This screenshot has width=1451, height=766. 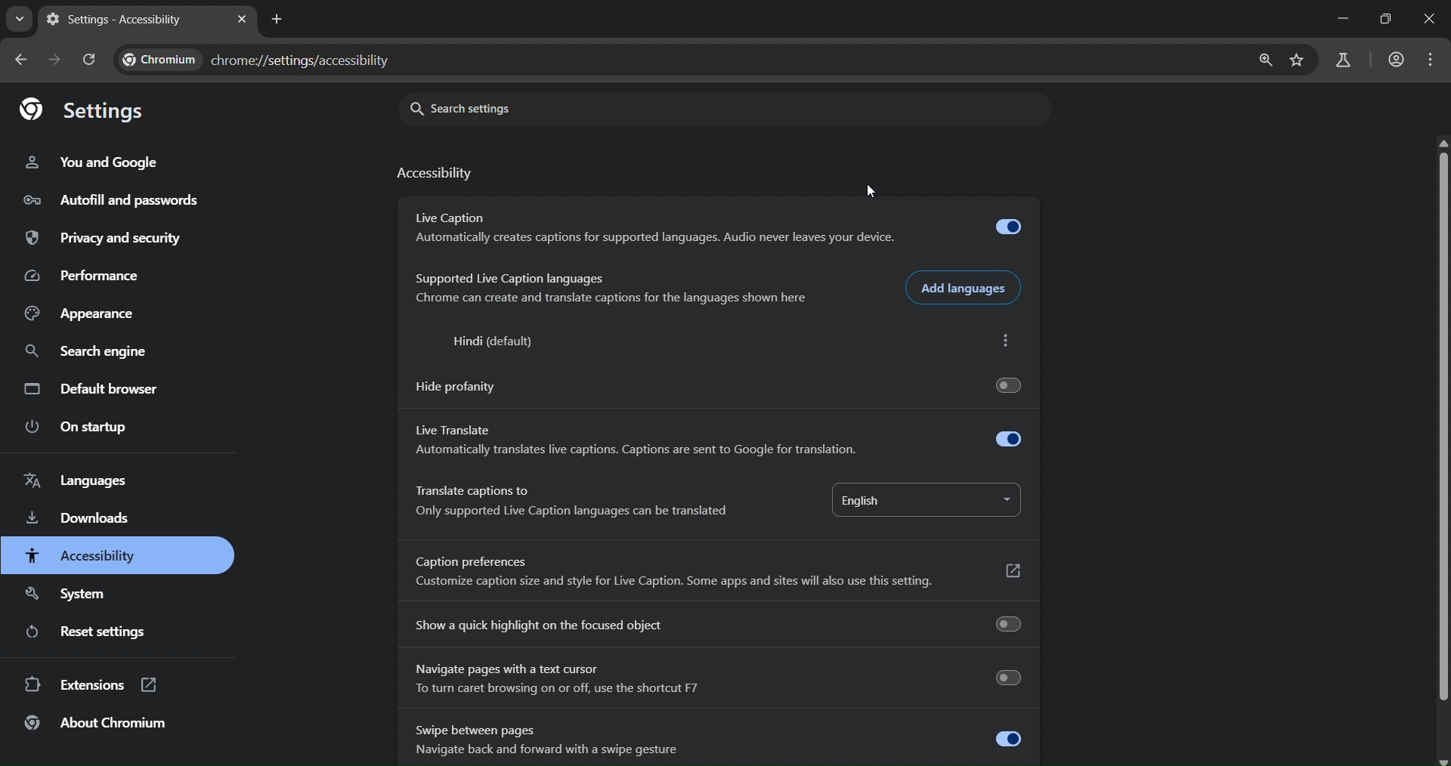 I want to click on Swipe between pages
Navigate back and forward with a swipe gesture, so click(x=542, y=741).